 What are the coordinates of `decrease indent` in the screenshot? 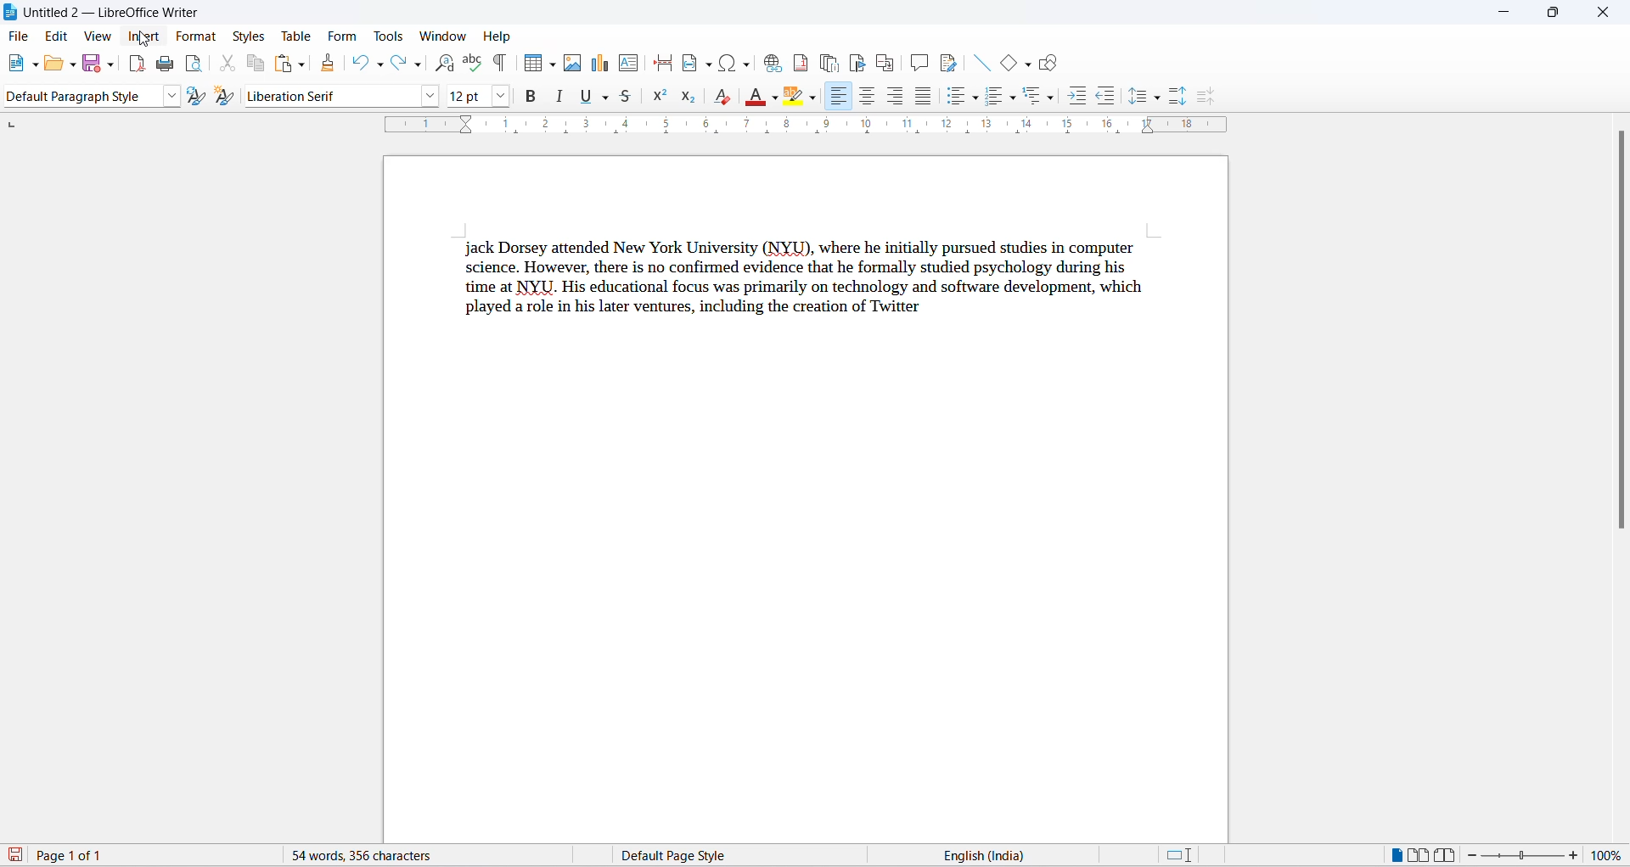 It's located at (1107, 98).